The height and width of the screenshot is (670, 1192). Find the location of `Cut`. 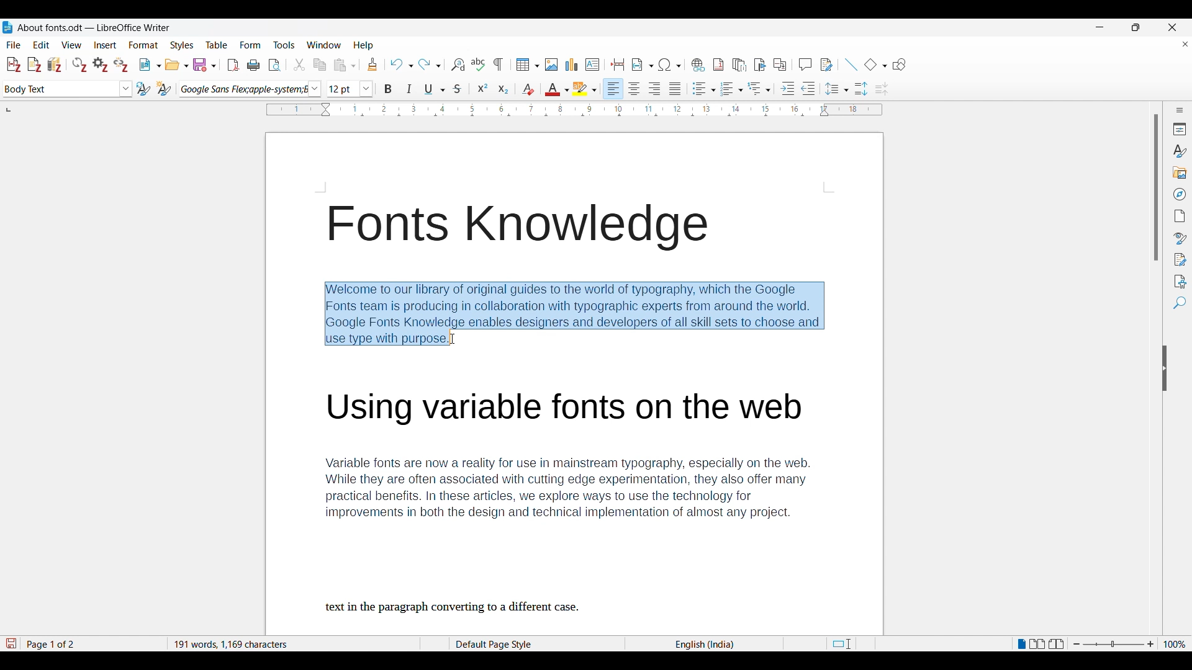

Cut is located at coordinates (299, 65).